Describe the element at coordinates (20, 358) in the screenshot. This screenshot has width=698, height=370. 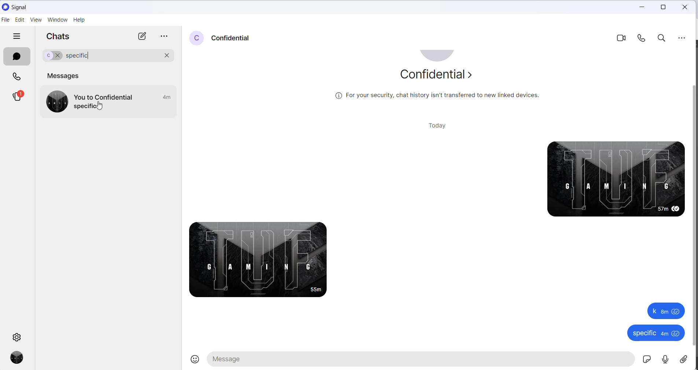
I see `profile` at that location.